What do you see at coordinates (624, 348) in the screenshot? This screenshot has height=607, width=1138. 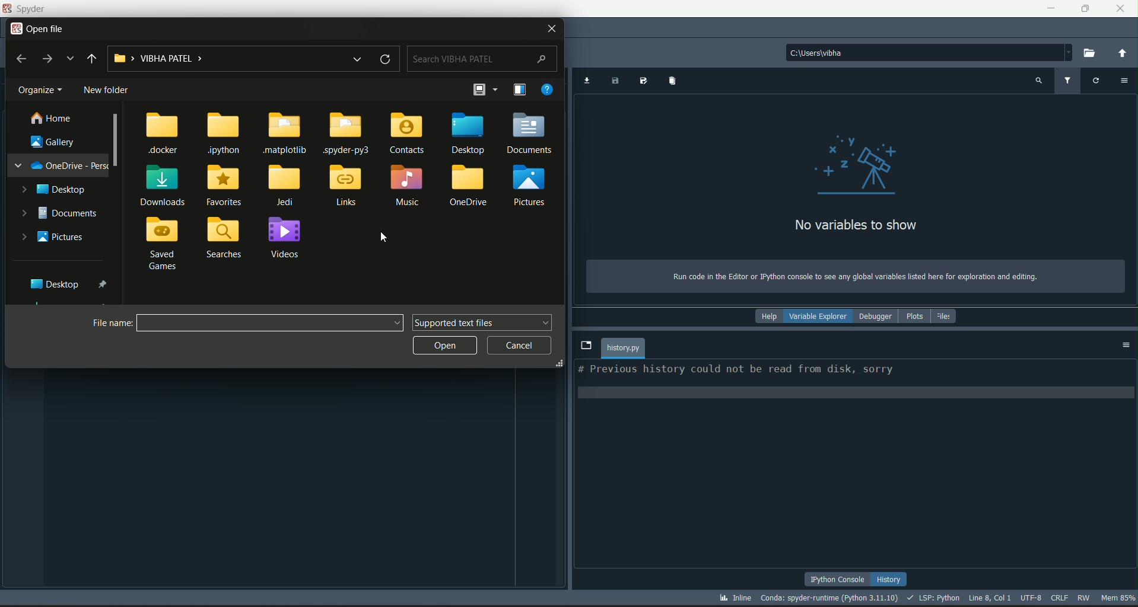 I see `file name` at bounding box center [624, 348].